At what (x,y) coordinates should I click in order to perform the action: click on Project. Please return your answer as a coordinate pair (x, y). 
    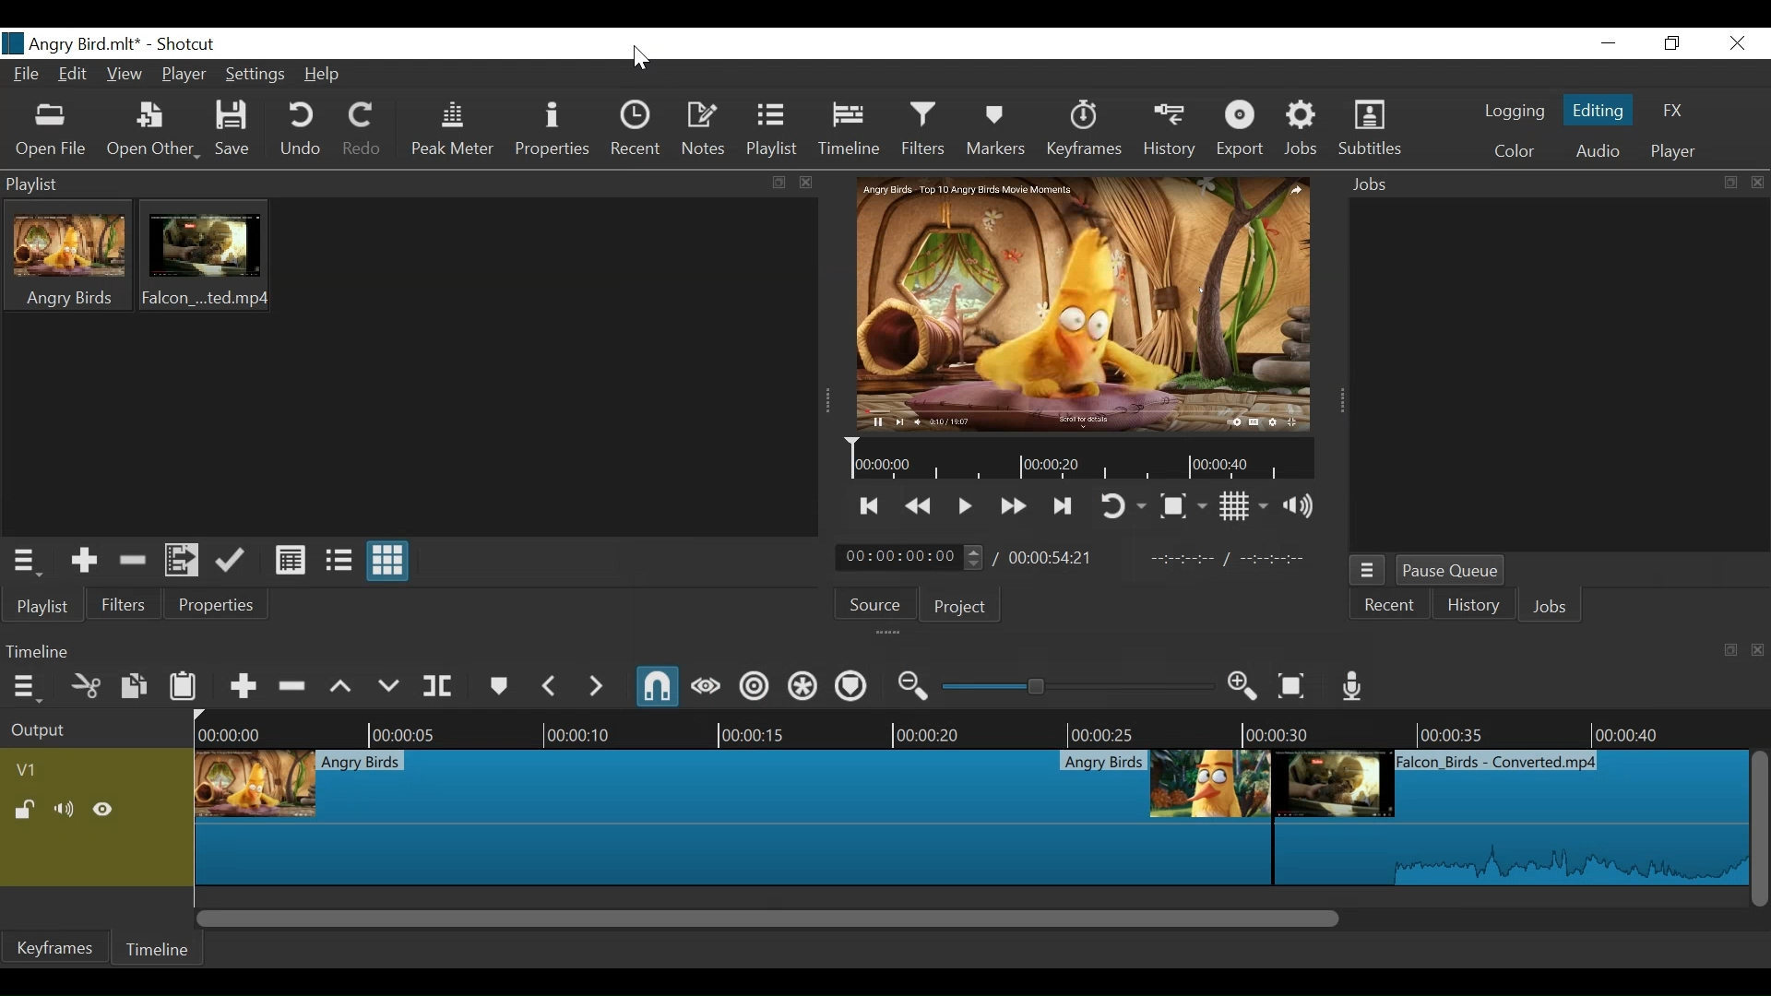
    Looking at the image, I should click on (965, 607).